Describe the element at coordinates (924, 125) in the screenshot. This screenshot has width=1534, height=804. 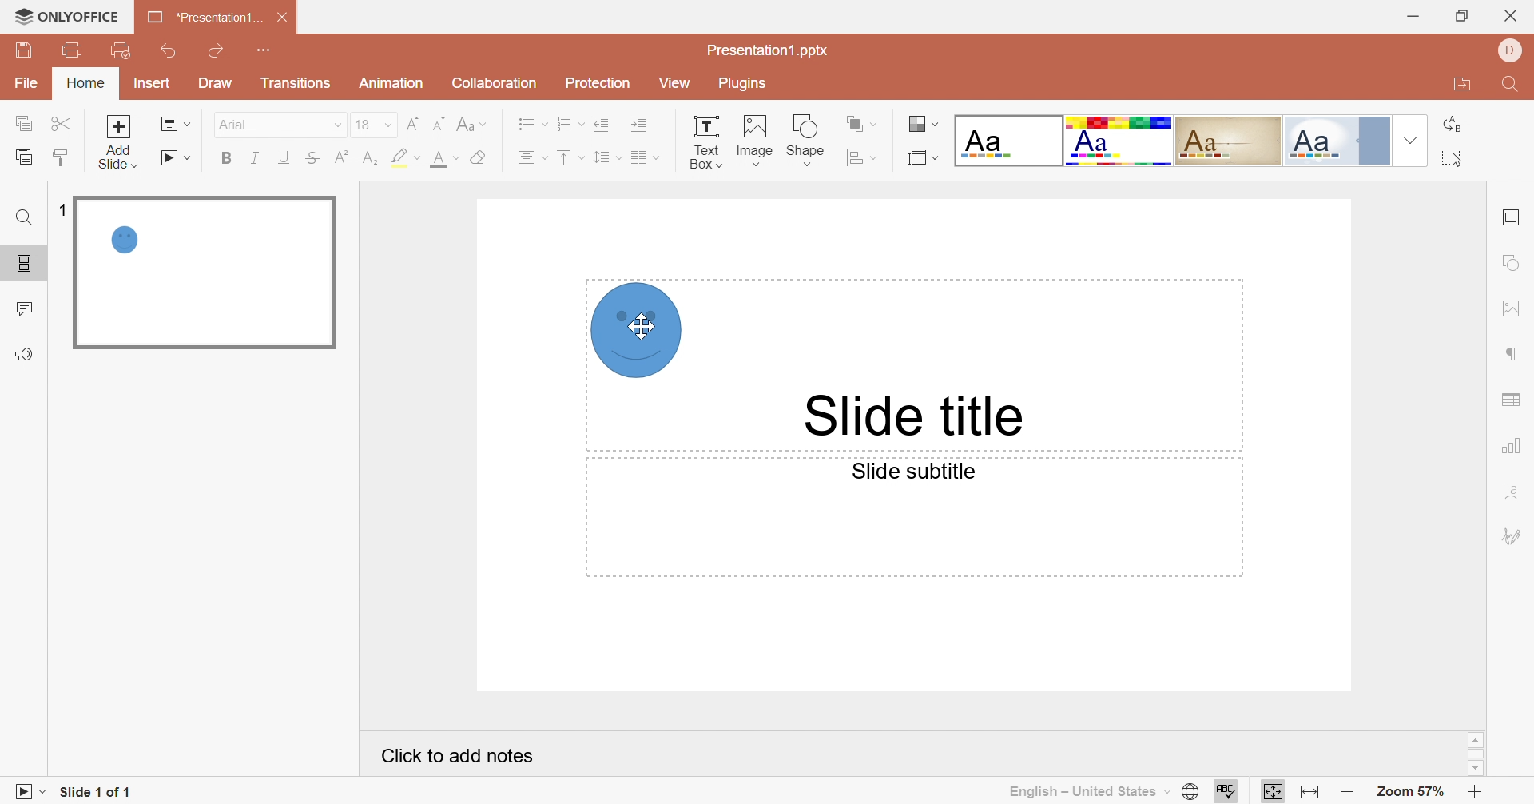
I see `Change color settings` at that location.